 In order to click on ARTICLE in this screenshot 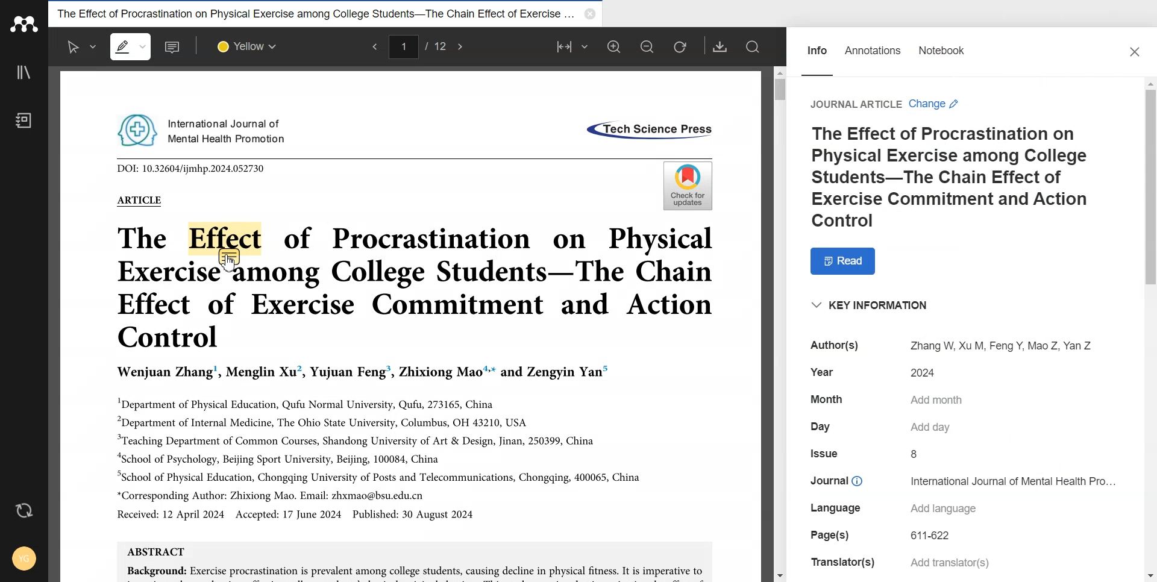, I will do `click(139, 200)`.